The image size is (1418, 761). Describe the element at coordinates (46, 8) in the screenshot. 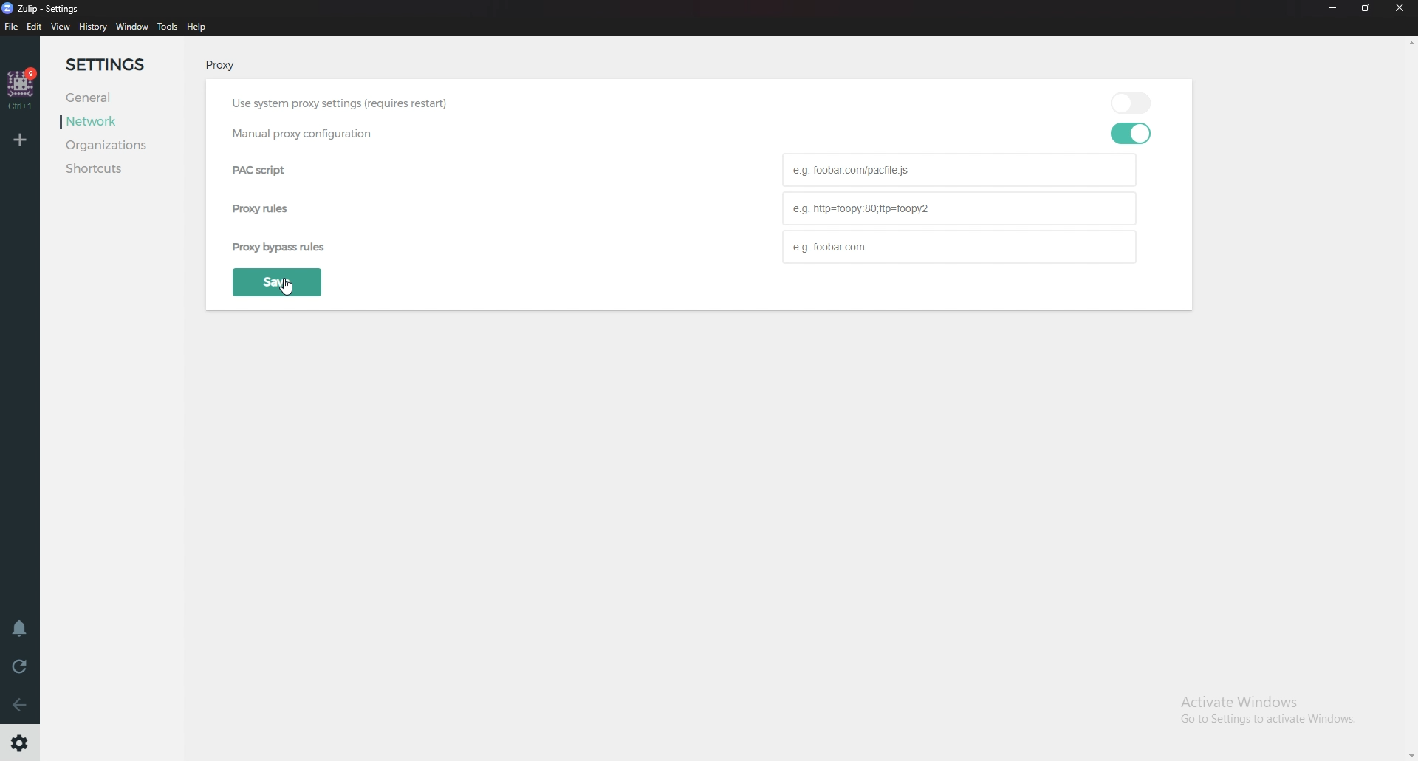

I see `zulip` at that location.